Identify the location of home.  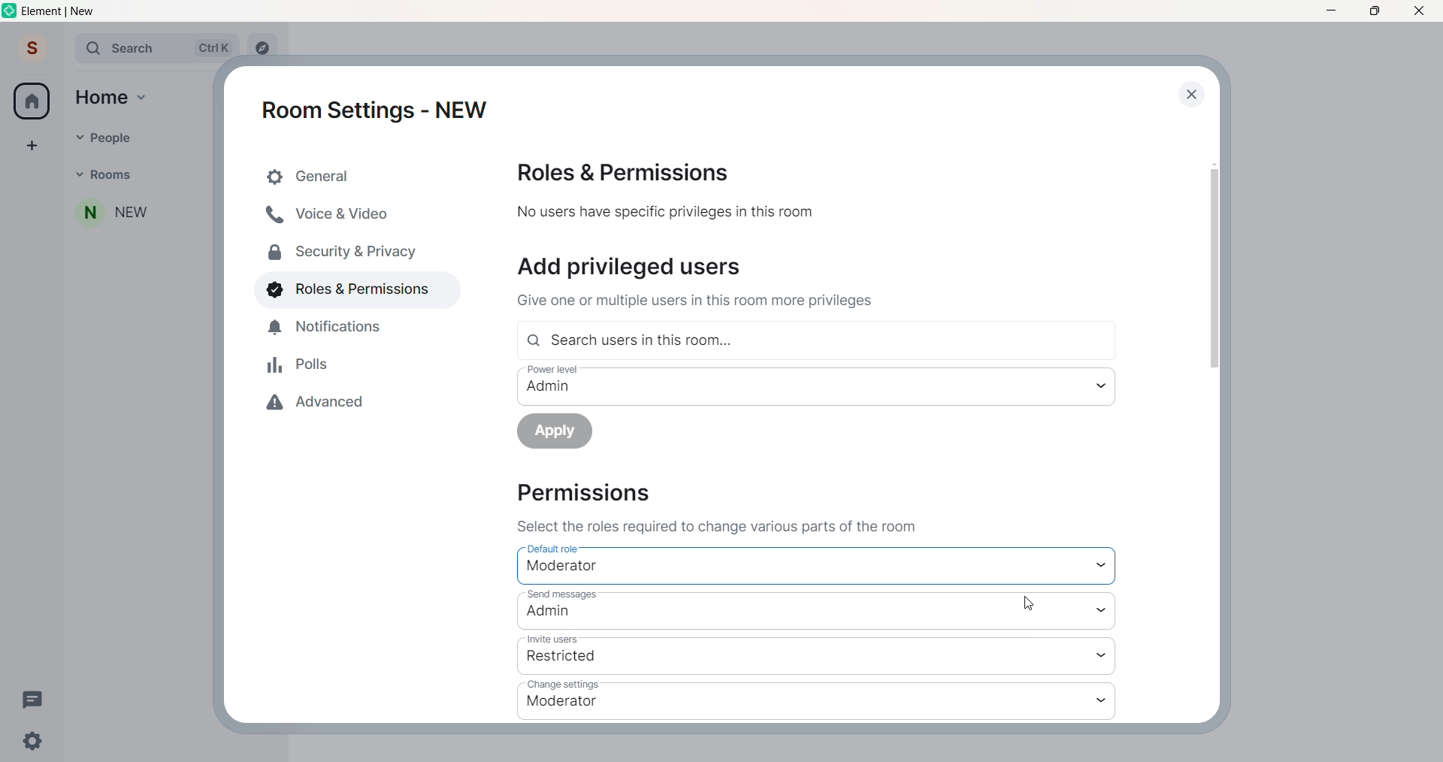
(32, 100).